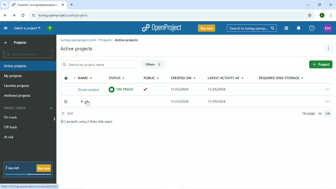 This screenshot has width=336, height=189. I want to click on Restore down, so click(319, 5).